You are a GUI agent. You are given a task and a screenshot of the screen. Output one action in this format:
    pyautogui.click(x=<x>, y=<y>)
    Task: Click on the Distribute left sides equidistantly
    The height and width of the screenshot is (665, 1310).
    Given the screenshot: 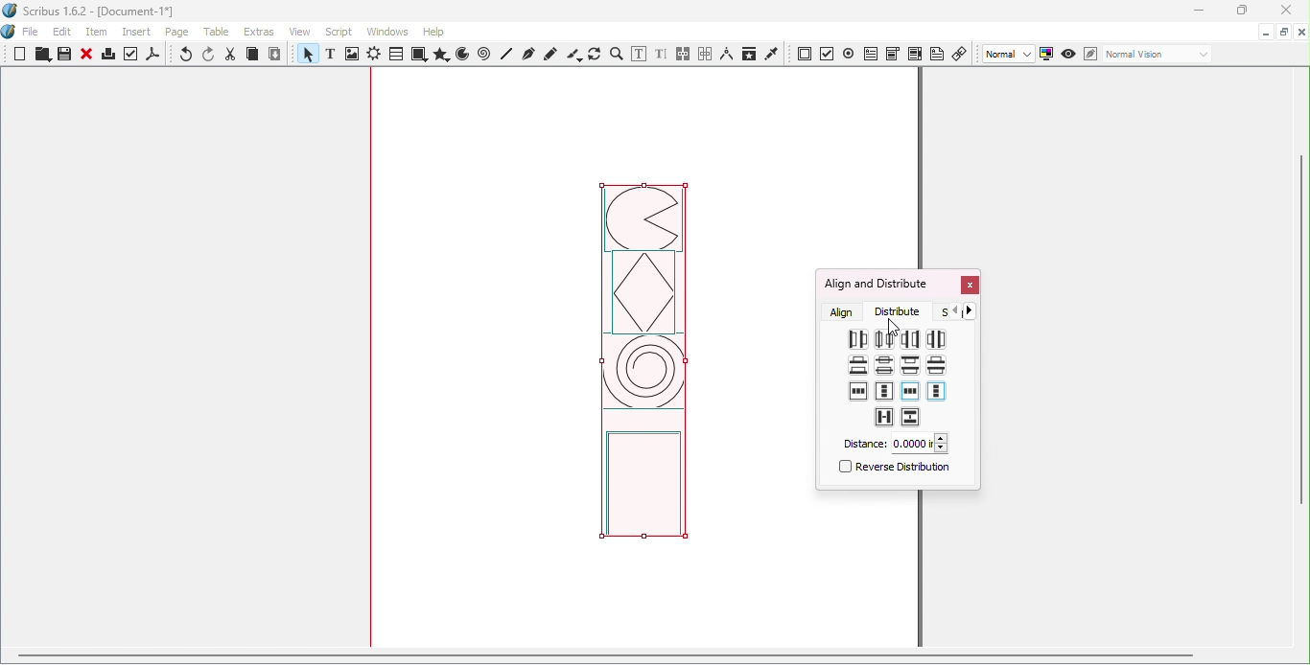 What is the action you would take?
    pyautogui.click(x=856, y=340)
    